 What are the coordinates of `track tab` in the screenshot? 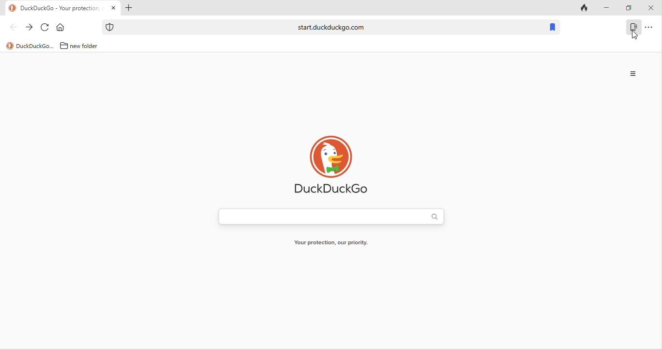 It's located at (585, 9).